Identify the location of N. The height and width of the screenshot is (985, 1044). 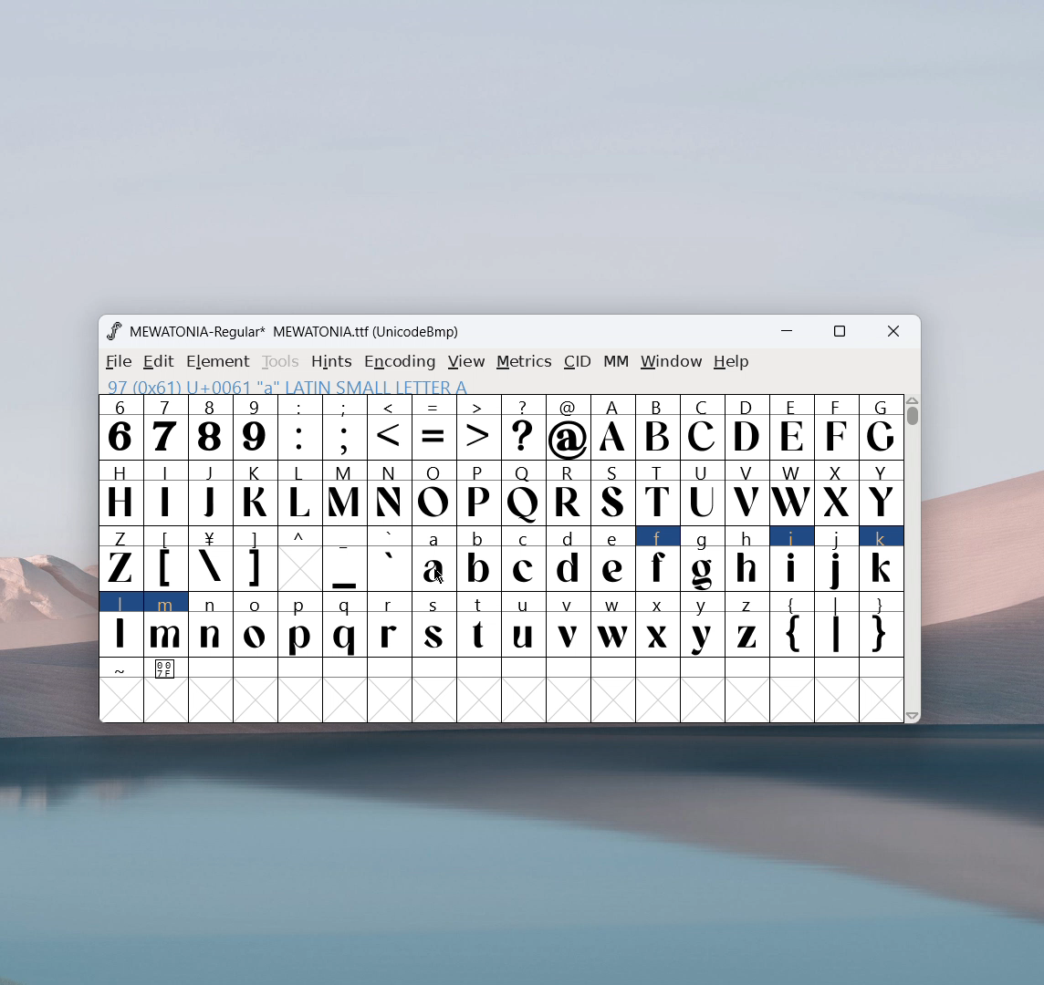
(390, 493).